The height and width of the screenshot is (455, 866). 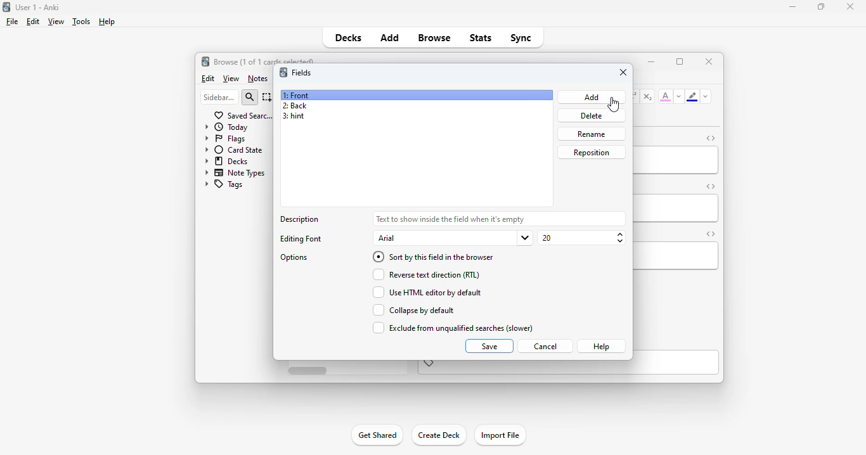 What do you see at coordinates (651, 61) in the screenshot?
I see `minimize` at bounding box center [651, 61].